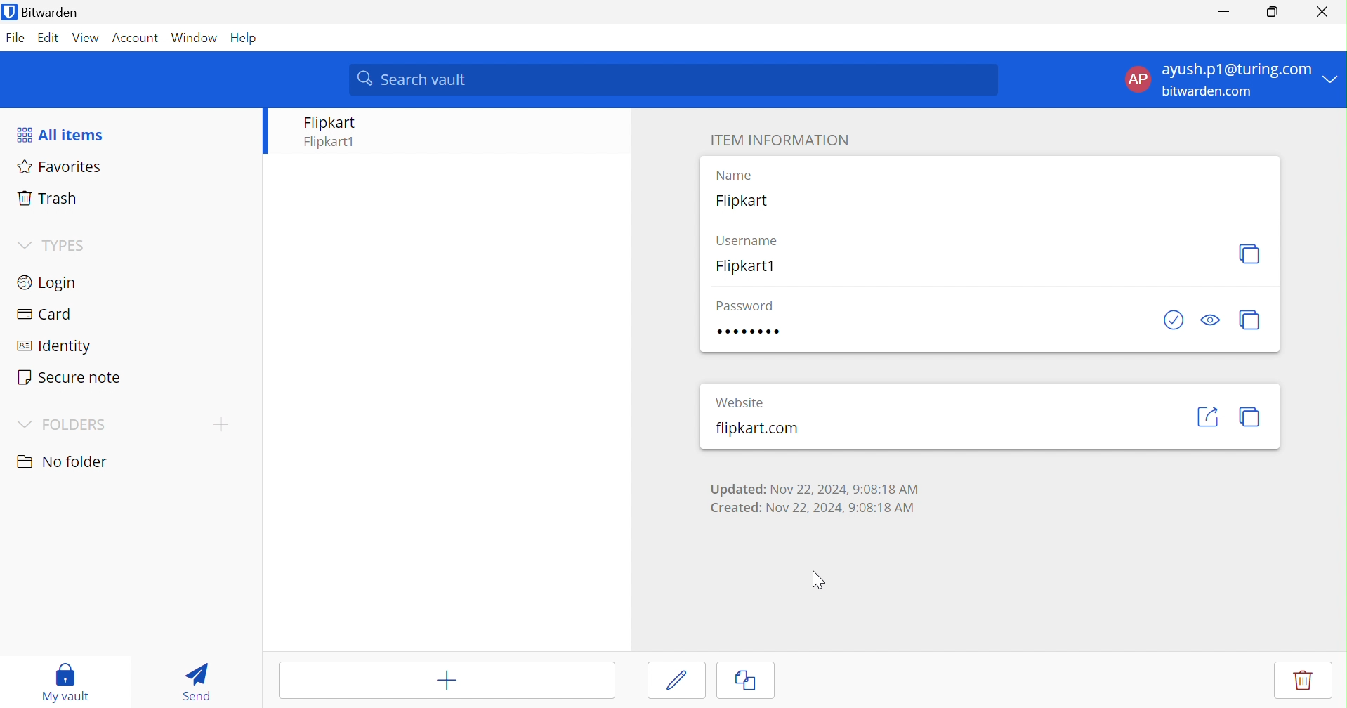 The width and height of the screenshot is (1347, 708). What do you see at coordinates (195, 682) in the screenshot?
I see `Send` at bounding box center [195, 682].